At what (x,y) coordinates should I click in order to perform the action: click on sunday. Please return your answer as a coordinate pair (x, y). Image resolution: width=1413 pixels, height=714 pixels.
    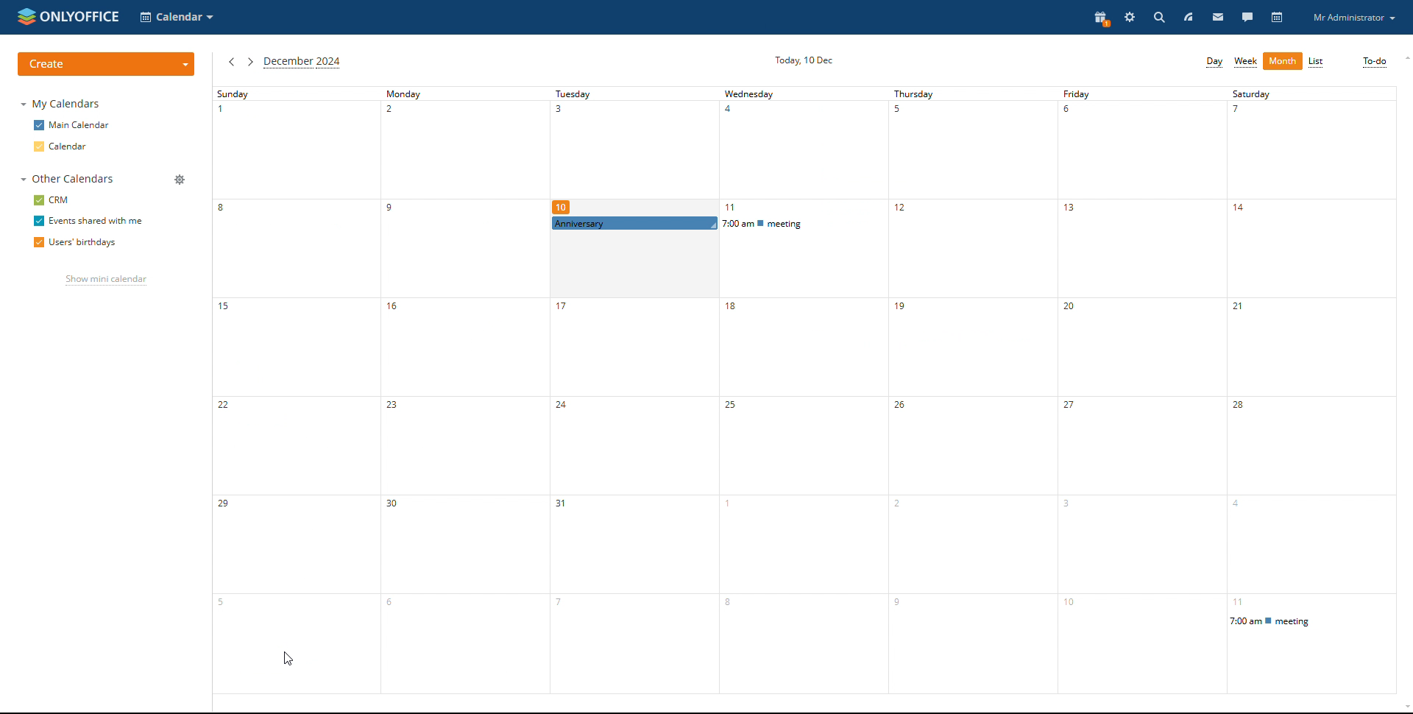
    Looking at the image, I should click on (292, 389).